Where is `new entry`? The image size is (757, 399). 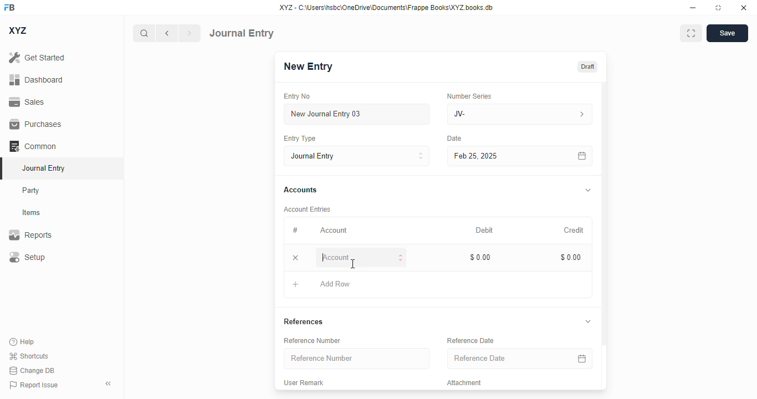
new entry is located at coordinates (307, 66).